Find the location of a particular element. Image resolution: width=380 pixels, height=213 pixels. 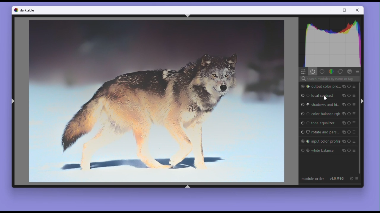

presets is located at coordinates (353, 151).